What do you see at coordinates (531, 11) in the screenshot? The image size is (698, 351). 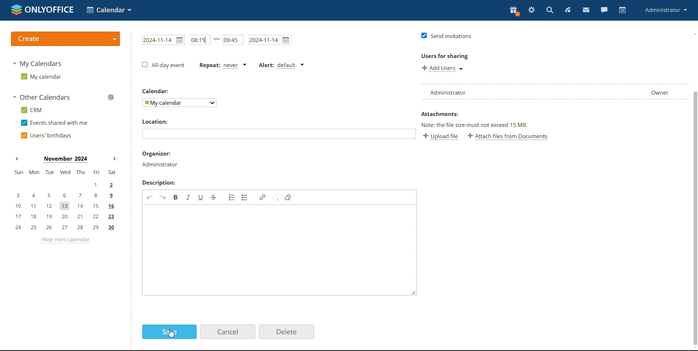 I see `settings` at bounding box center [531, 11].